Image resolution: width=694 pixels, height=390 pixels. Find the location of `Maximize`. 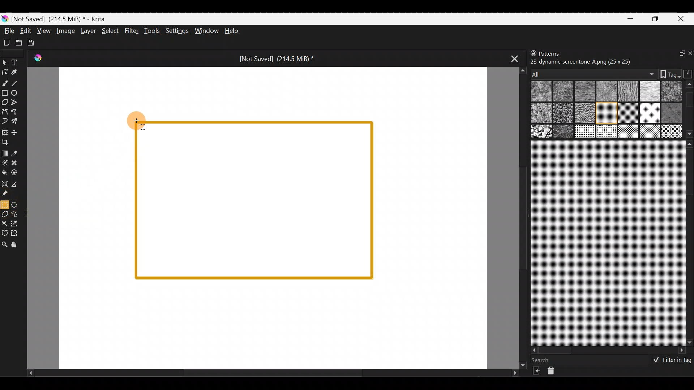

Maximize is located at coordinates (657, 19).